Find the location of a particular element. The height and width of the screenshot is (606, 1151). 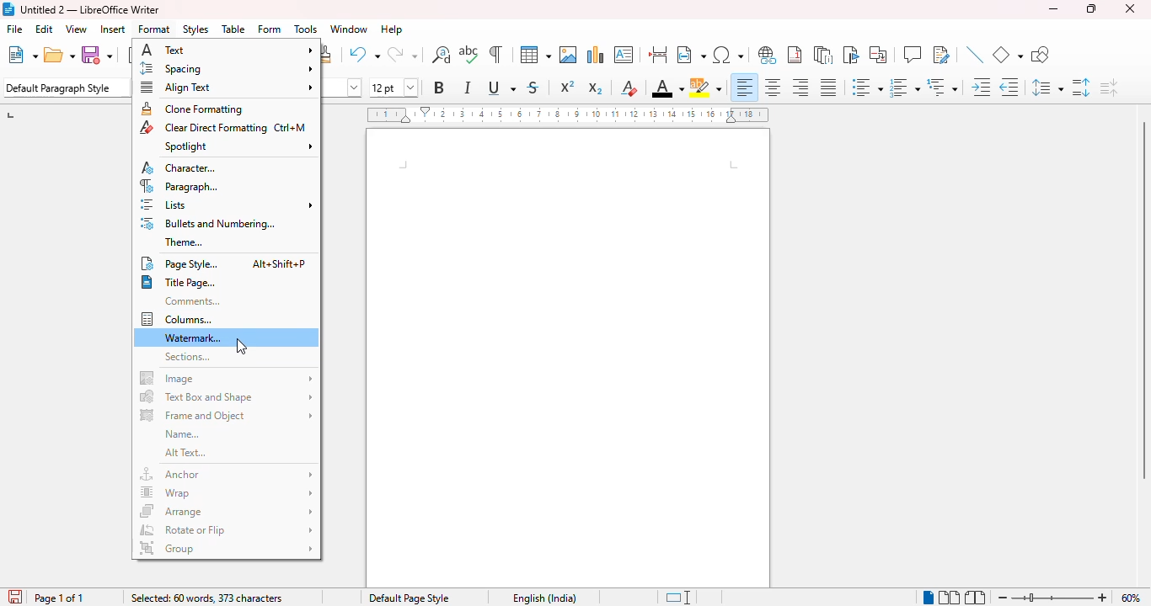

insert image is located at coordinates (568, 55).